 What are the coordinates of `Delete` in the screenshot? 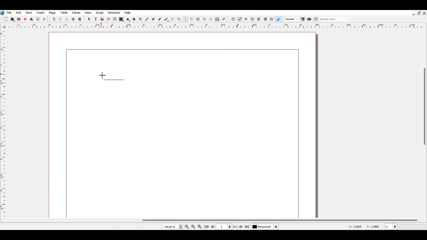 It's located at (31, 19).